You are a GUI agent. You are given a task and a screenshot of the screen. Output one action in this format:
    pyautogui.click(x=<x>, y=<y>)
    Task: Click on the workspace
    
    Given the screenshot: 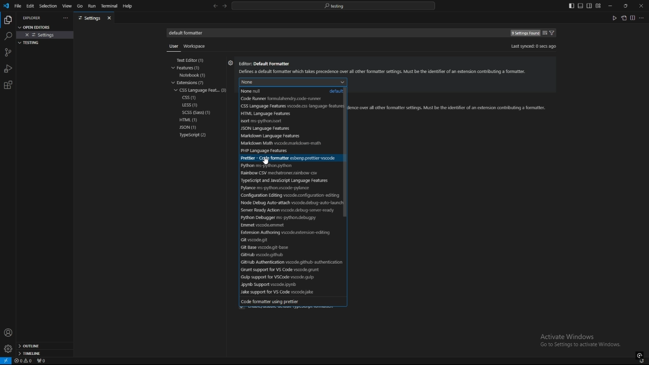 What is the action you would take?
    pyautogui.click(x=197, y=45)
    